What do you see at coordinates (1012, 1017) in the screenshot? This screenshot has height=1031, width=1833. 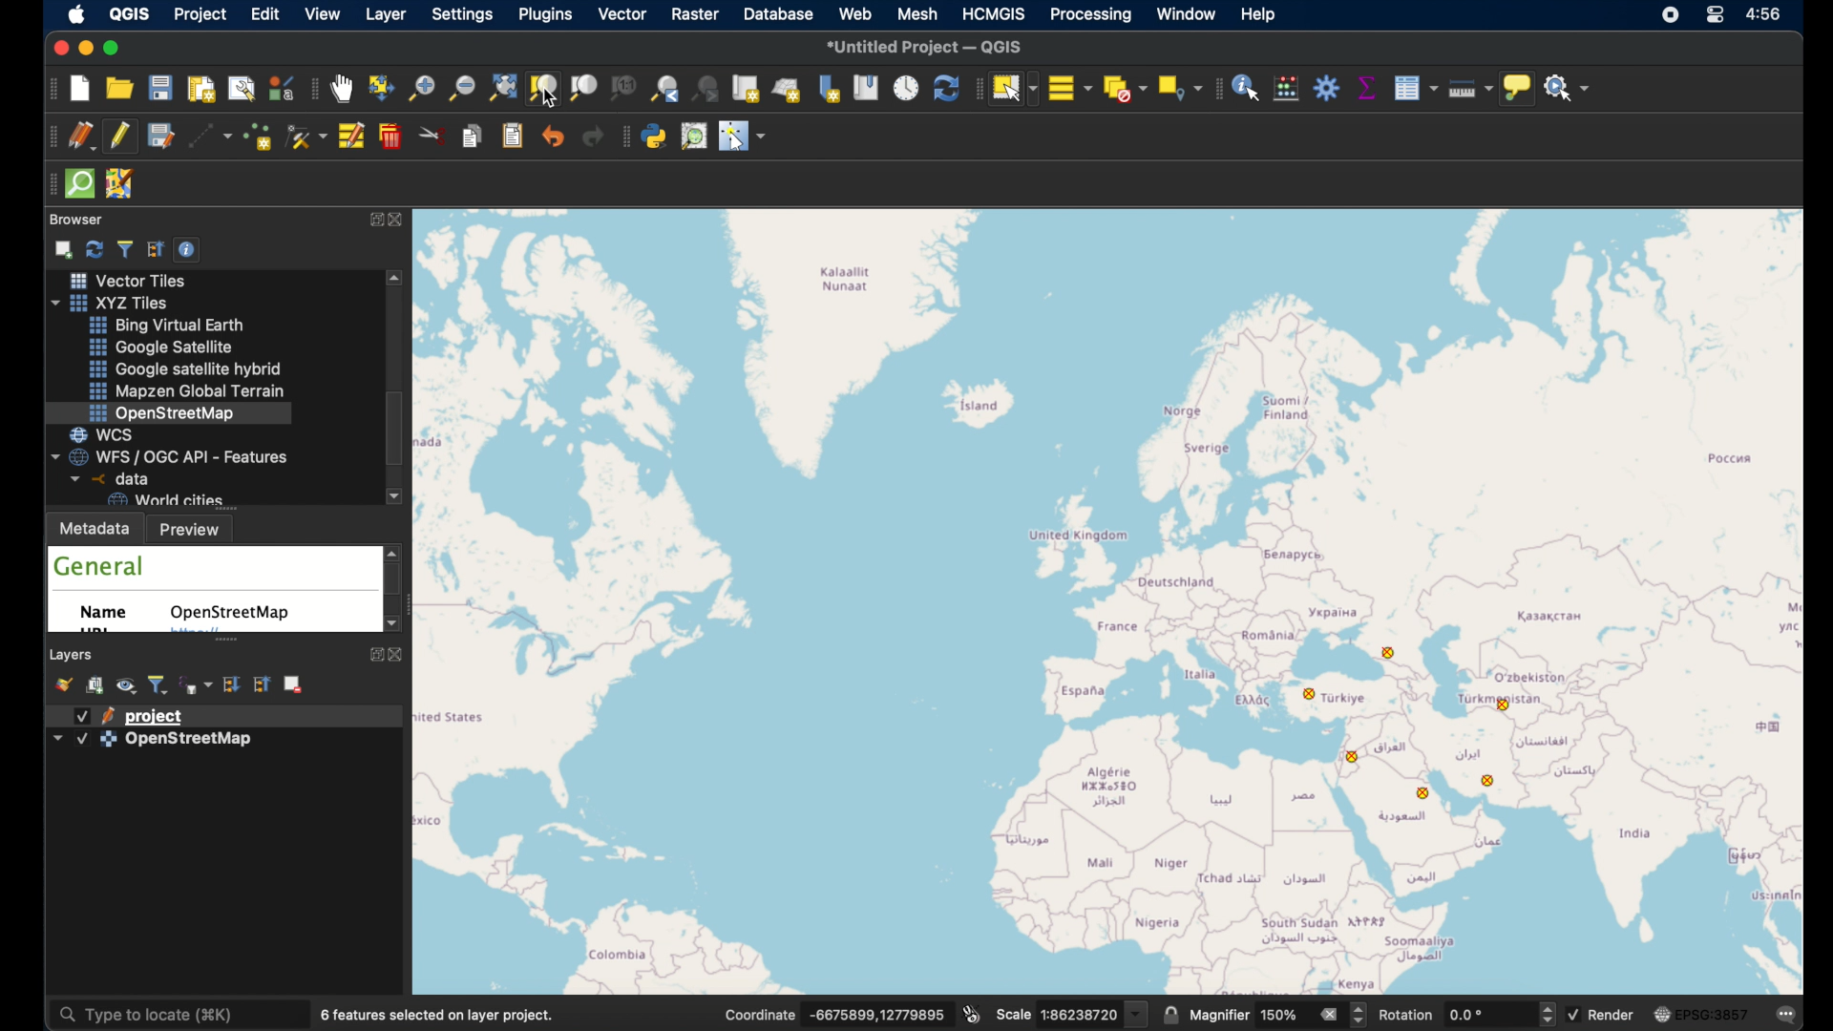 I see `scale` at bounding box center [1012, 1017].